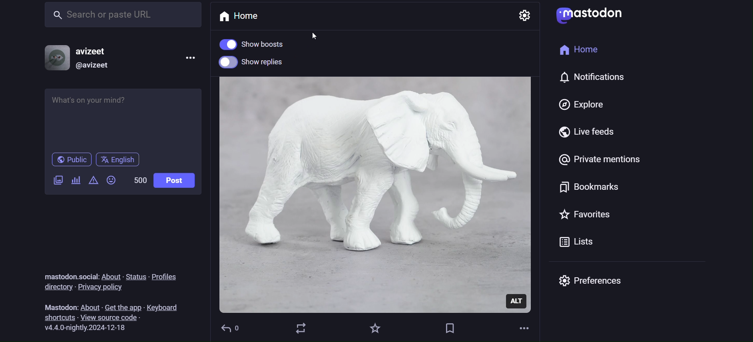 This screenshot has width=753, height=342. What do you see at coordinates (97, 51) in the screenshot?
I see `username` at bounding box center [97, 51].